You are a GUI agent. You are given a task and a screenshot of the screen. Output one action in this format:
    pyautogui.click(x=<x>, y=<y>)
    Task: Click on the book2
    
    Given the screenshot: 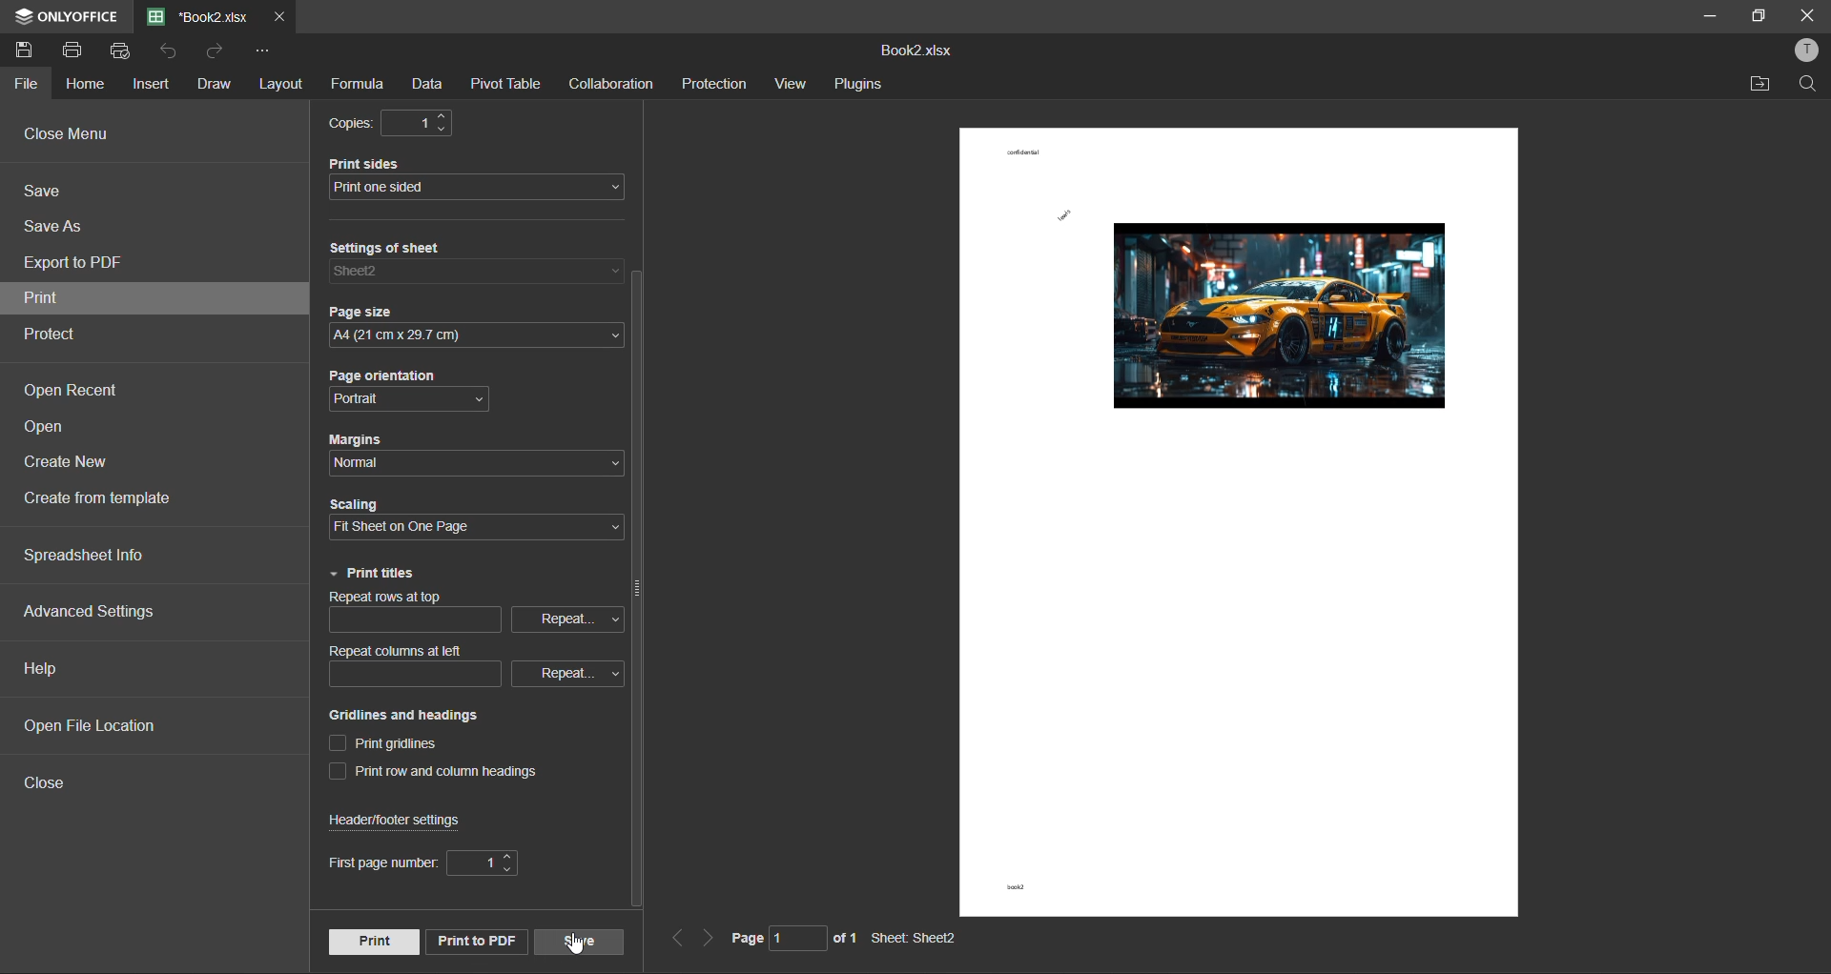 What is the action you would take?
    pyautogui.click(x=1018, y=887)
    